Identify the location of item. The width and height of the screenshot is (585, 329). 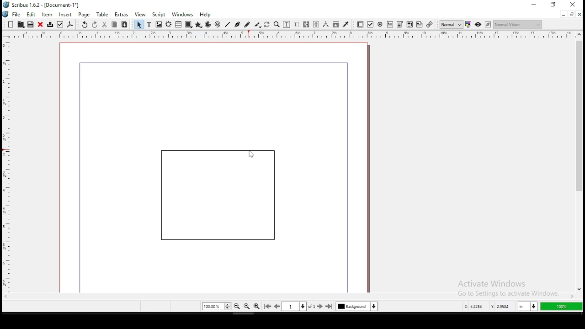
(47, 14).